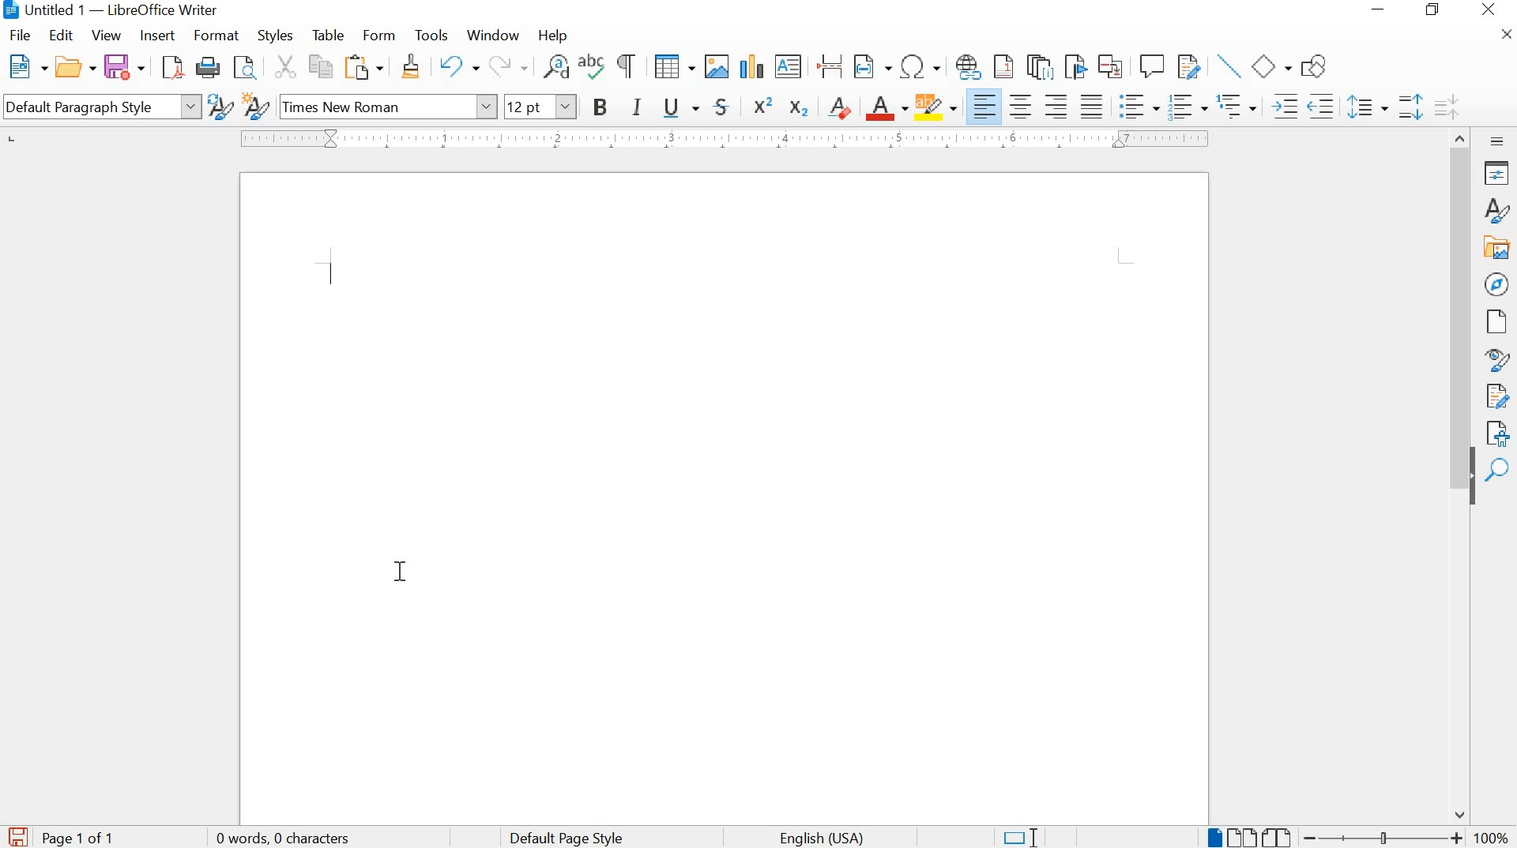 The width and height of the screenshot is (1517, 848). Describe the element at coordinates (1317, 64) in the screenshot. I see `SHOW DRAW FUNCTIONS` at that location.